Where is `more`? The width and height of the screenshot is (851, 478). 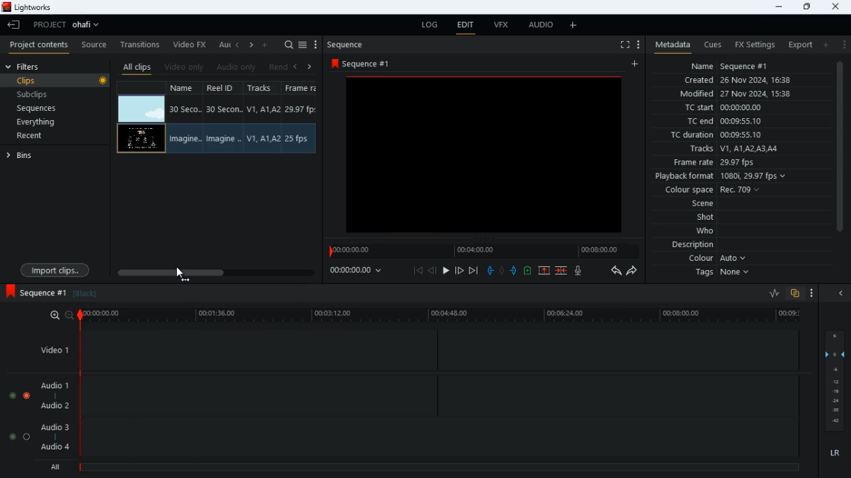 more is located at coordinates (265, 44).